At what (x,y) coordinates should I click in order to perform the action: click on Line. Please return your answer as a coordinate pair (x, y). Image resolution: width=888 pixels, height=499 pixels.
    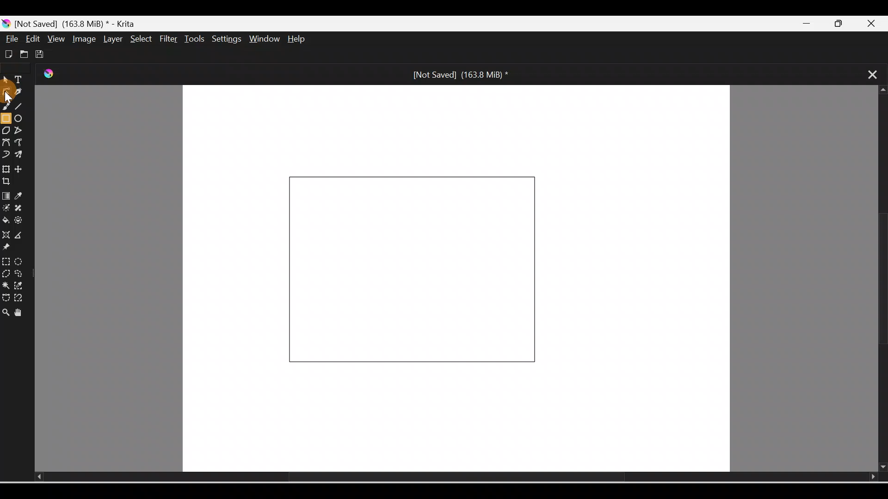
    Looking at the image, I should click on (22, 108).